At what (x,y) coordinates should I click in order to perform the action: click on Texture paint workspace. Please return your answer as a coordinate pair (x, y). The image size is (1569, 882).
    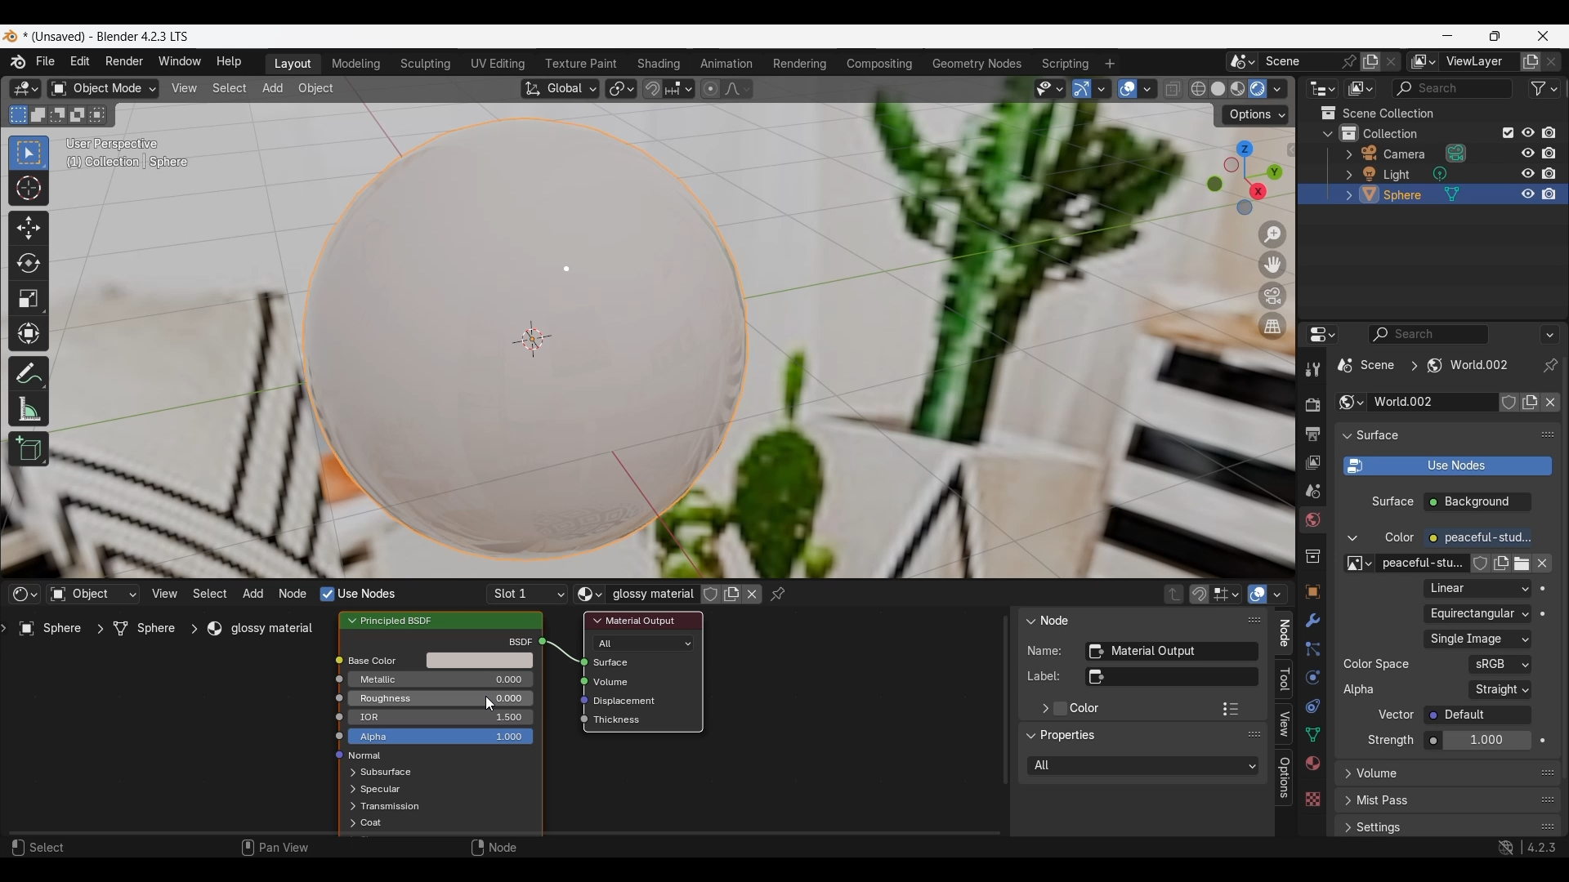
    Looking at the image, I should click on (582, 65).